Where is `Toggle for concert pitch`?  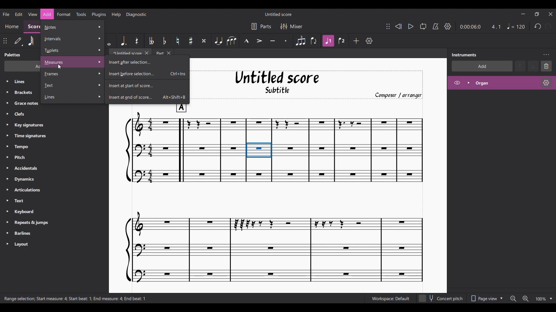
Toggle for concert pitch is located at coordinates (441, 298).